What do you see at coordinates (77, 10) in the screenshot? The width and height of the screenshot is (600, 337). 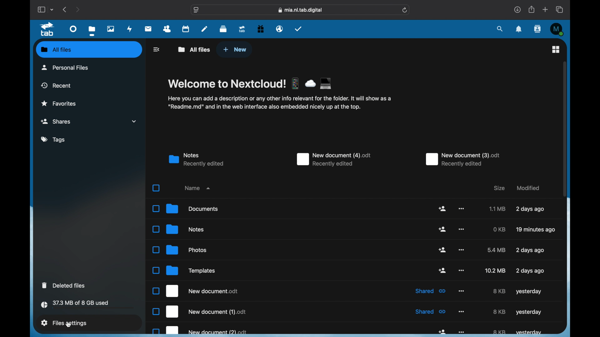 I see `next` at bounding box center [77, 10].